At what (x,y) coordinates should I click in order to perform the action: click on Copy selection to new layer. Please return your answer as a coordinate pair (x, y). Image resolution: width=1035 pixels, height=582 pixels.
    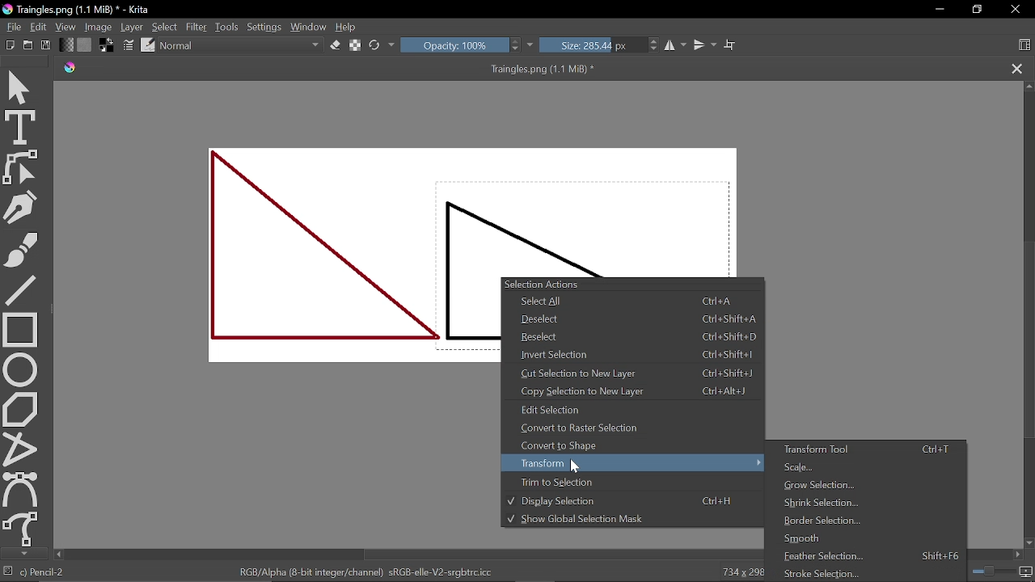
    Looking at the image, I should click on (635, 391).